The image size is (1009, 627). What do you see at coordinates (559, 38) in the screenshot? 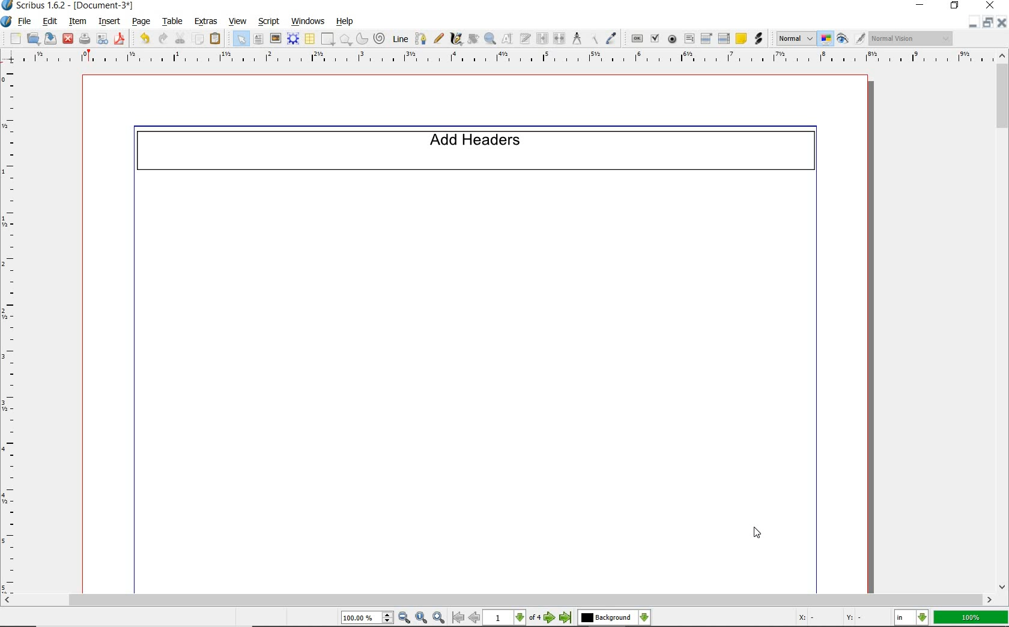
I see `unlink text frames` at bounding box center [559, 38].